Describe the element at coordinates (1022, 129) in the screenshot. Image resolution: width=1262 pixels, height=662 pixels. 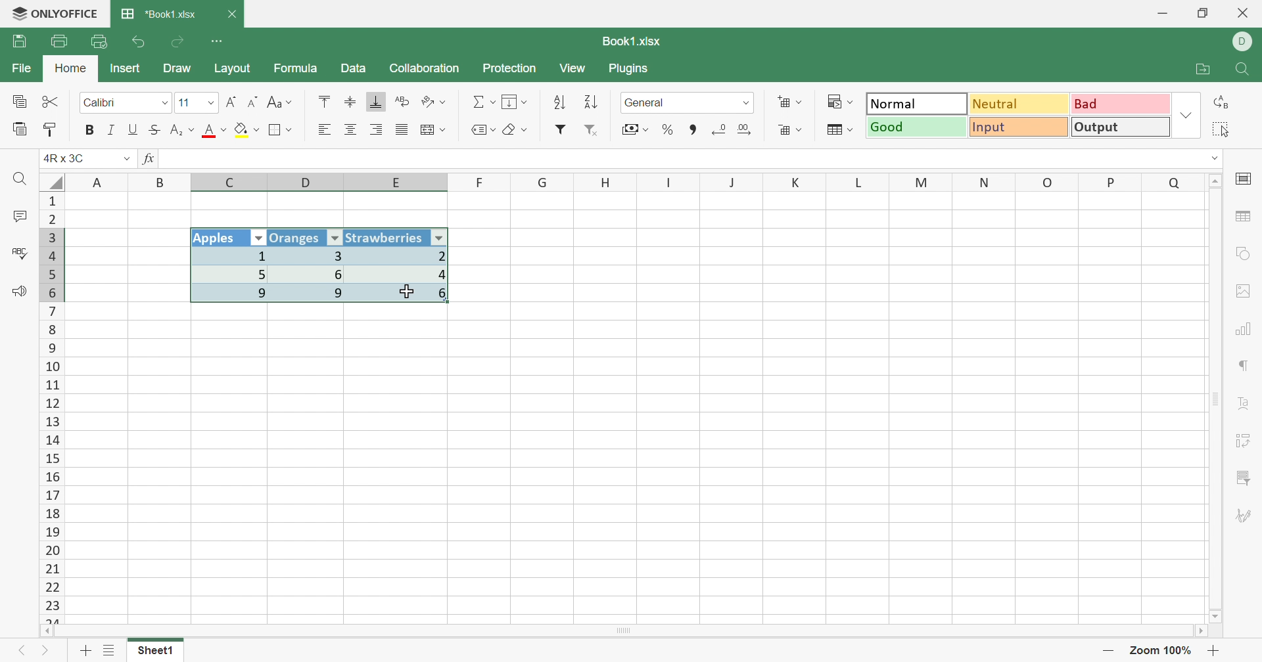
I see `Input` at that location.